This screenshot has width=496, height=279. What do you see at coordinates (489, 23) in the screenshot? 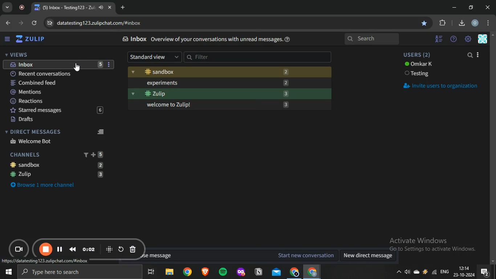
I see `settings menu` at bounding box center [489, 23].